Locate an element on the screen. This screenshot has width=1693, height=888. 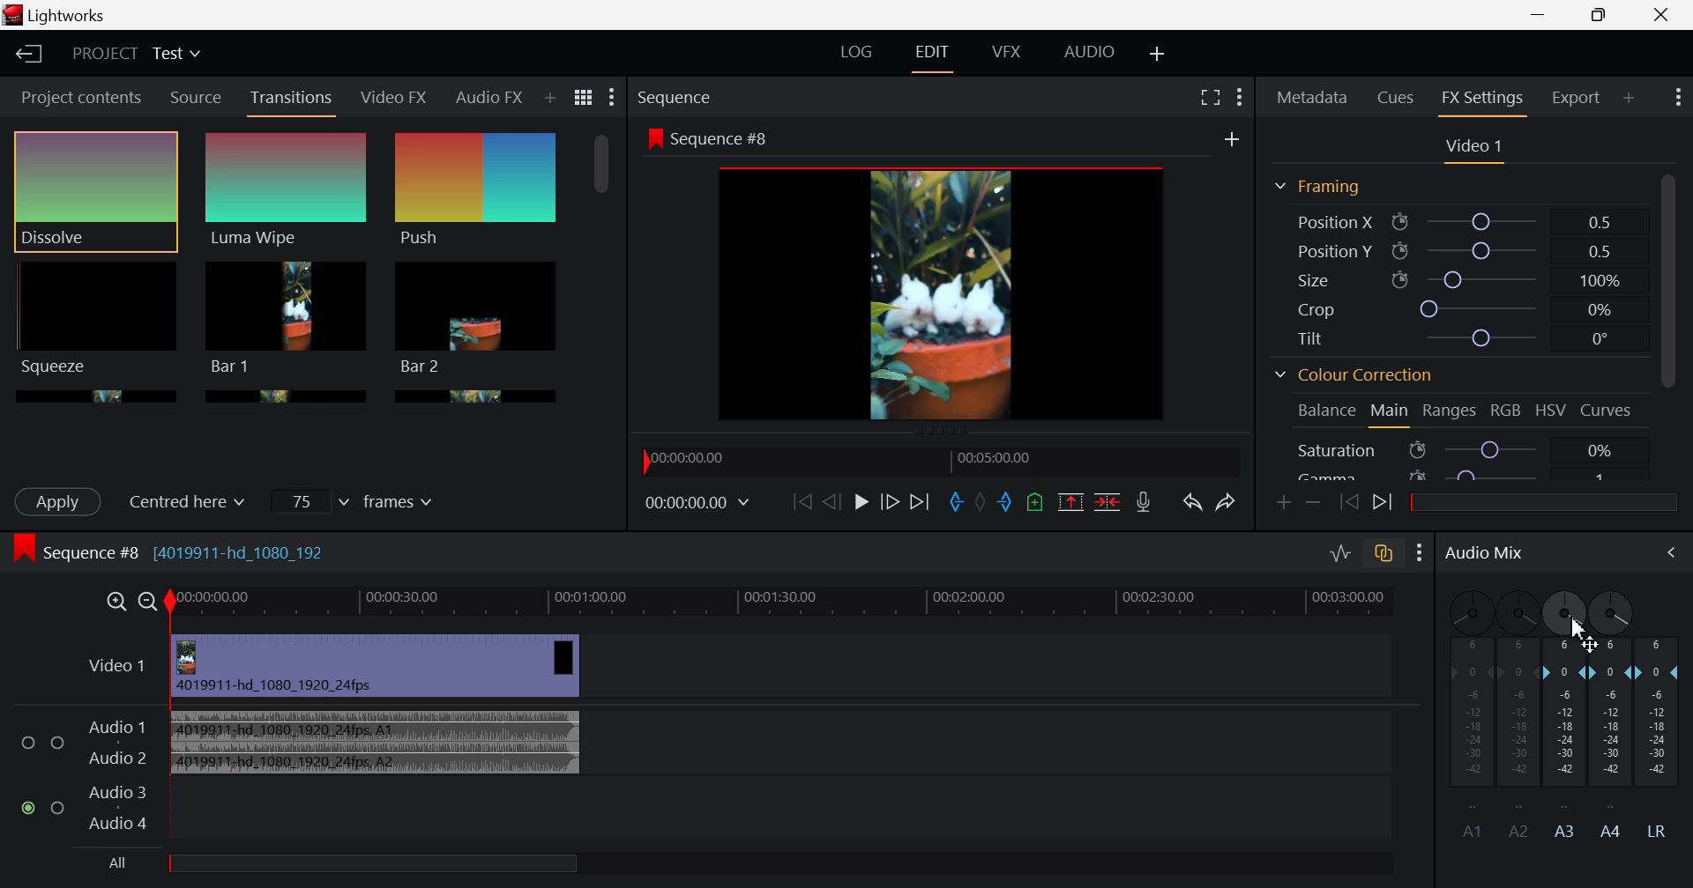
Show Settings is located at coordinates (1677, 100).